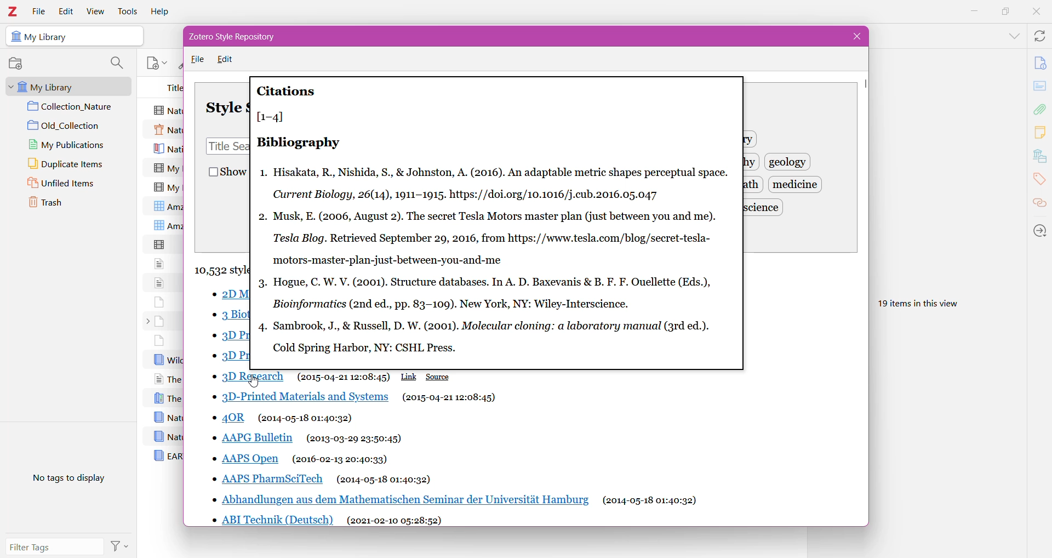 The width and height of the screenshot is (1052, 558). What do you see at coordinates (274, 520) in the screenshot?
I see `Style 12` at bounding box center [274, 520].